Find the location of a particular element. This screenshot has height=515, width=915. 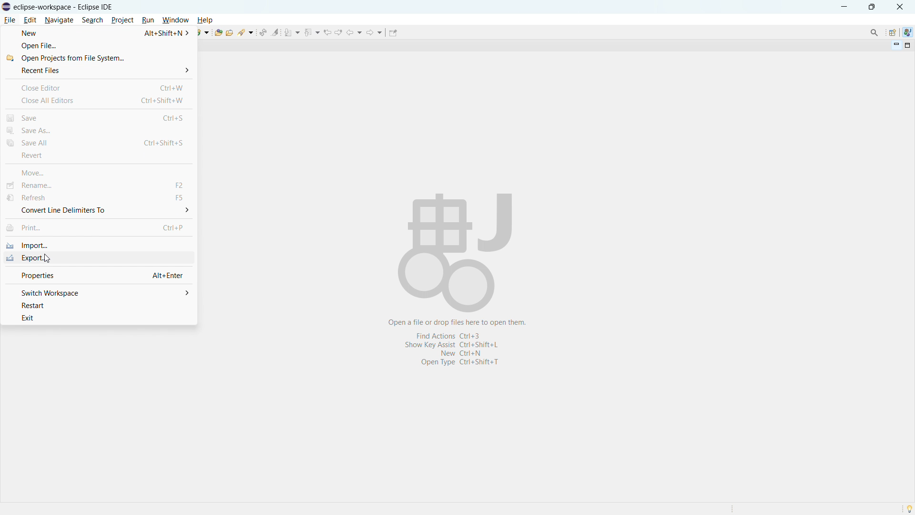

File is located at coordinates (11, 20).